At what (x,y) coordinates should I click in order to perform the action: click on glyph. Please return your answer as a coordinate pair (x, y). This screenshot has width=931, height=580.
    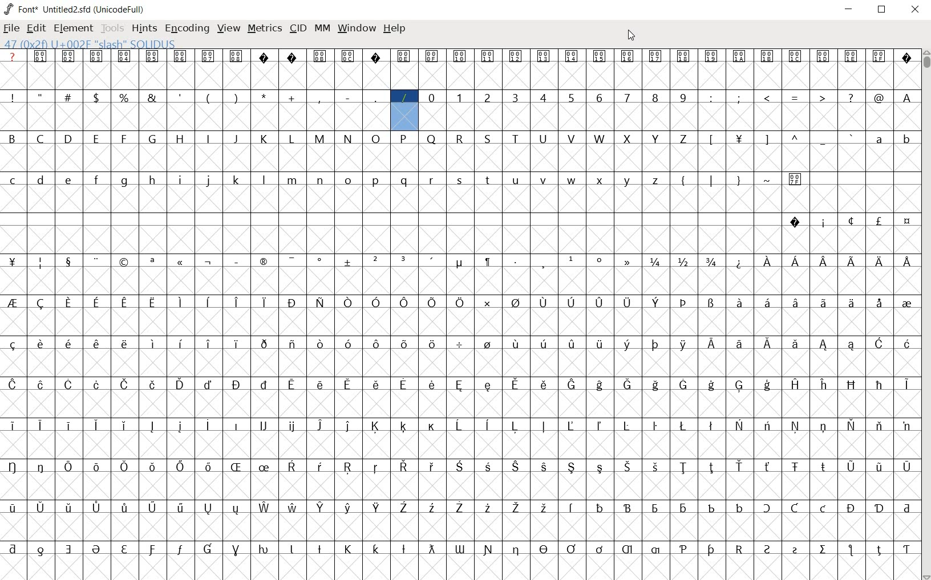
    Looking at the image, I should click on (69, 263).